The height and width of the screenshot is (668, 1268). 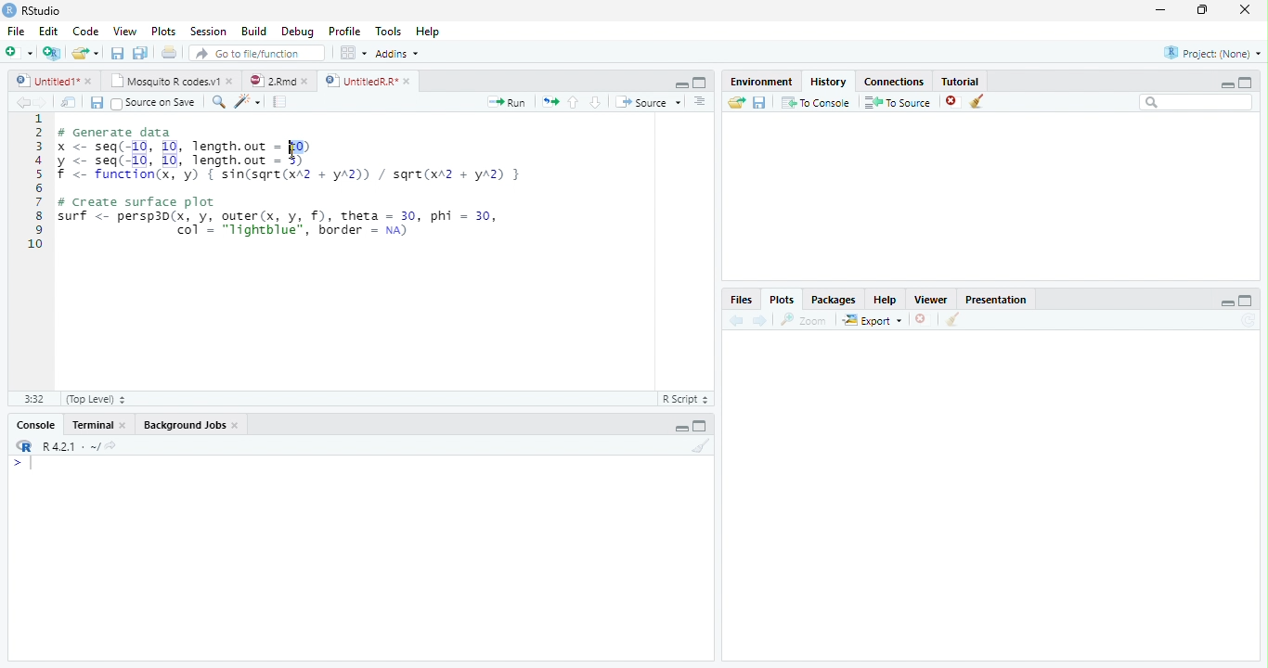 What do you see at coordinates (271, 80) in the screenshot?
I see `2.Rmd` at bounding box center [271, 80].